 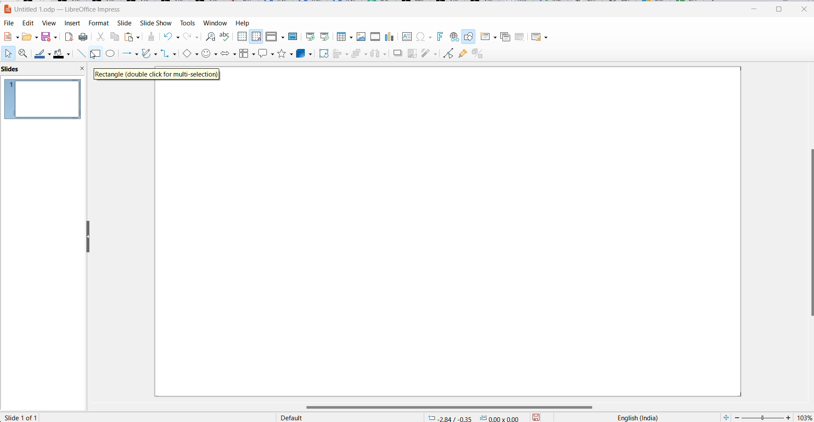 What do you see at coordinates (441, 36) in the screenshot?
I see `Insert font work text` at bounding box center [441, 36].